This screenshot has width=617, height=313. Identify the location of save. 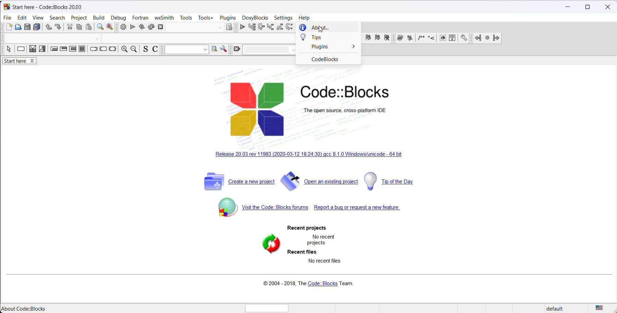
(26, 27).